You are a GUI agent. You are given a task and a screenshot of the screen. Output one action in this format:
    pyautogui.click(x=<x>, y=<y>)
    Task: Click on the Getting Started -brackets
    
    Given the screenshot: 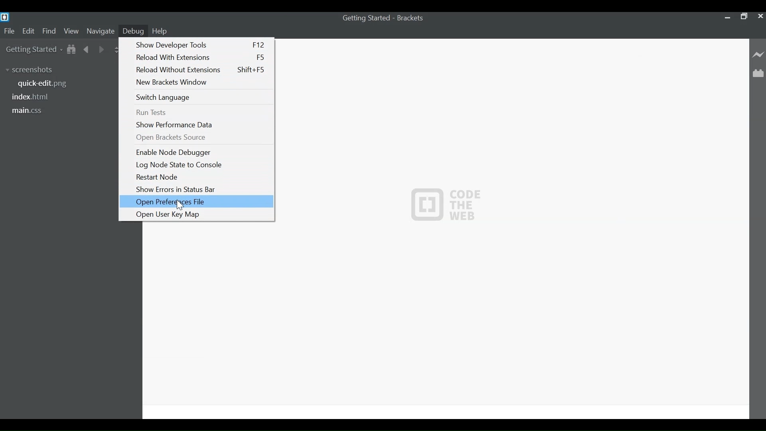 What is the action you would take?
    pyautogui.click(x=386, y=18)
    